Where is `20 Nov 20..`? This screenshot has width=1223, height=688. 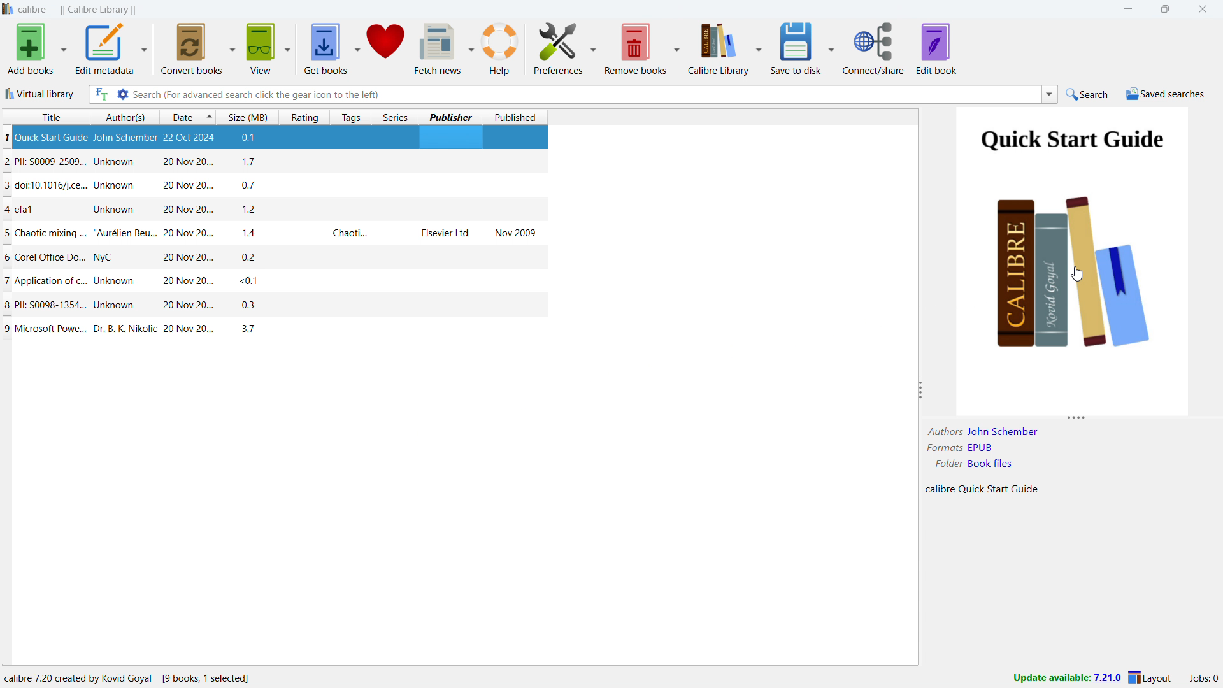 20 Nov 20.. is located at coordinates (187, 306).